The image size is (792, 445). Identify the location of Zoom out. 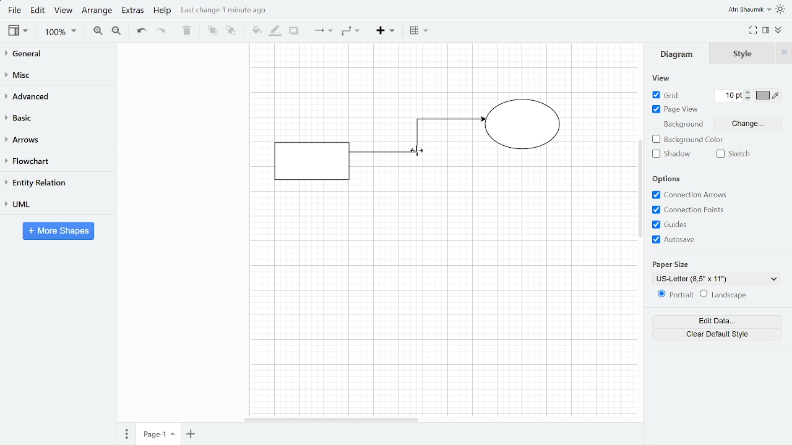
(117, 32).